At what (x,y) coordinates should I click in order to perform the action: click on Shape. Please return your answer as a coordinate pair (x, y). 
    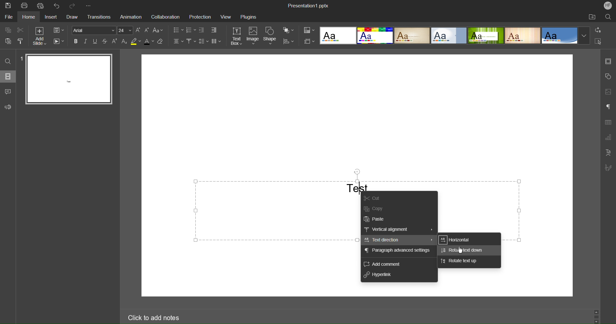
    Looking at the image, I should click on (271, 36).